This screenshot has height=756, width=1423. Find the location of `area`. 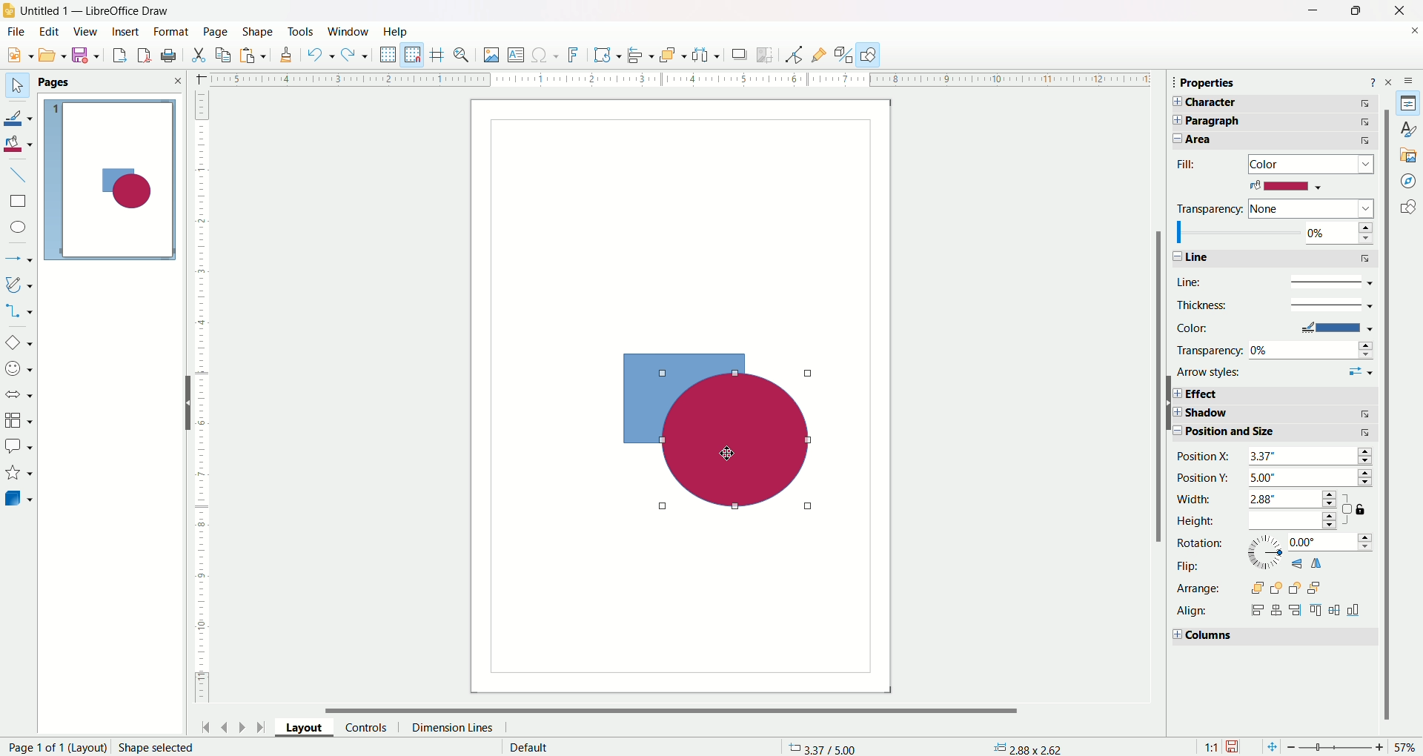

area is located at coordinates (1277, 142).